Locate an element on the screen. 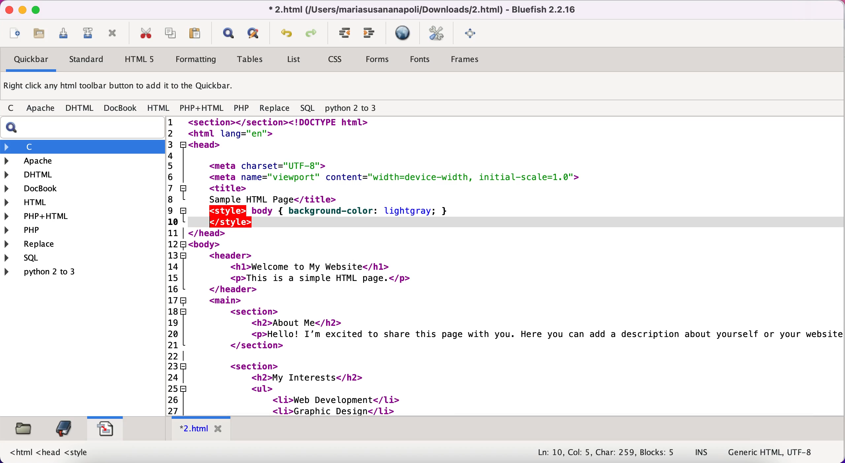 This screenshot has height=463, width=845. Html code to create a website. It talks about "This is my website" in the header. In the <main> section it says "Hello! I am excited to share this page with you." It also lists different interests under "My interests" and provides the html code for designing the entire structure of the website.  is located at coordinates (517, 265).